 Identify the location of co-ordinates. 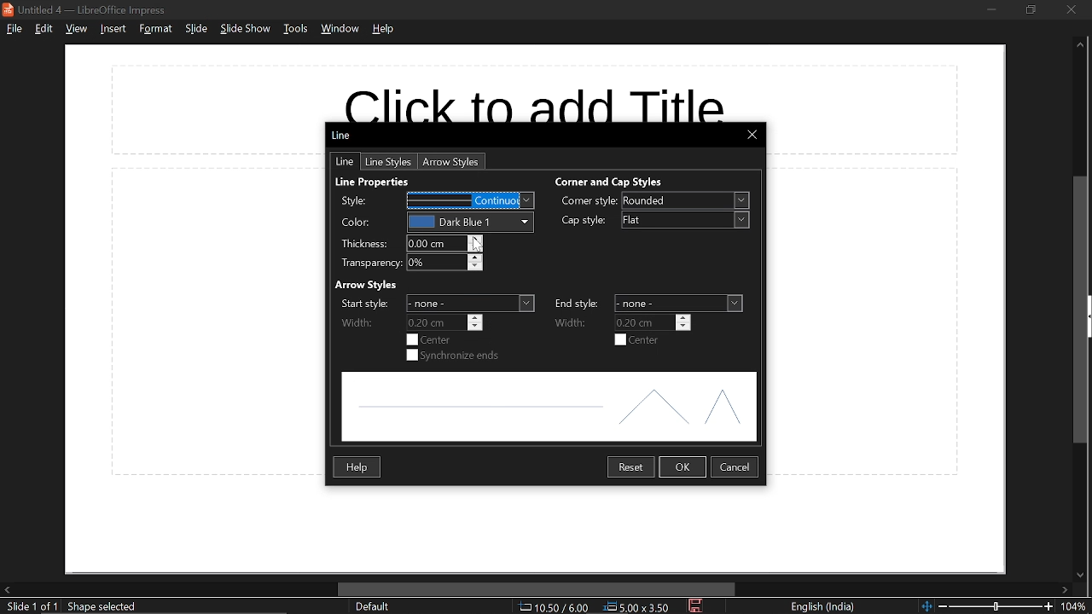
(553, 607).